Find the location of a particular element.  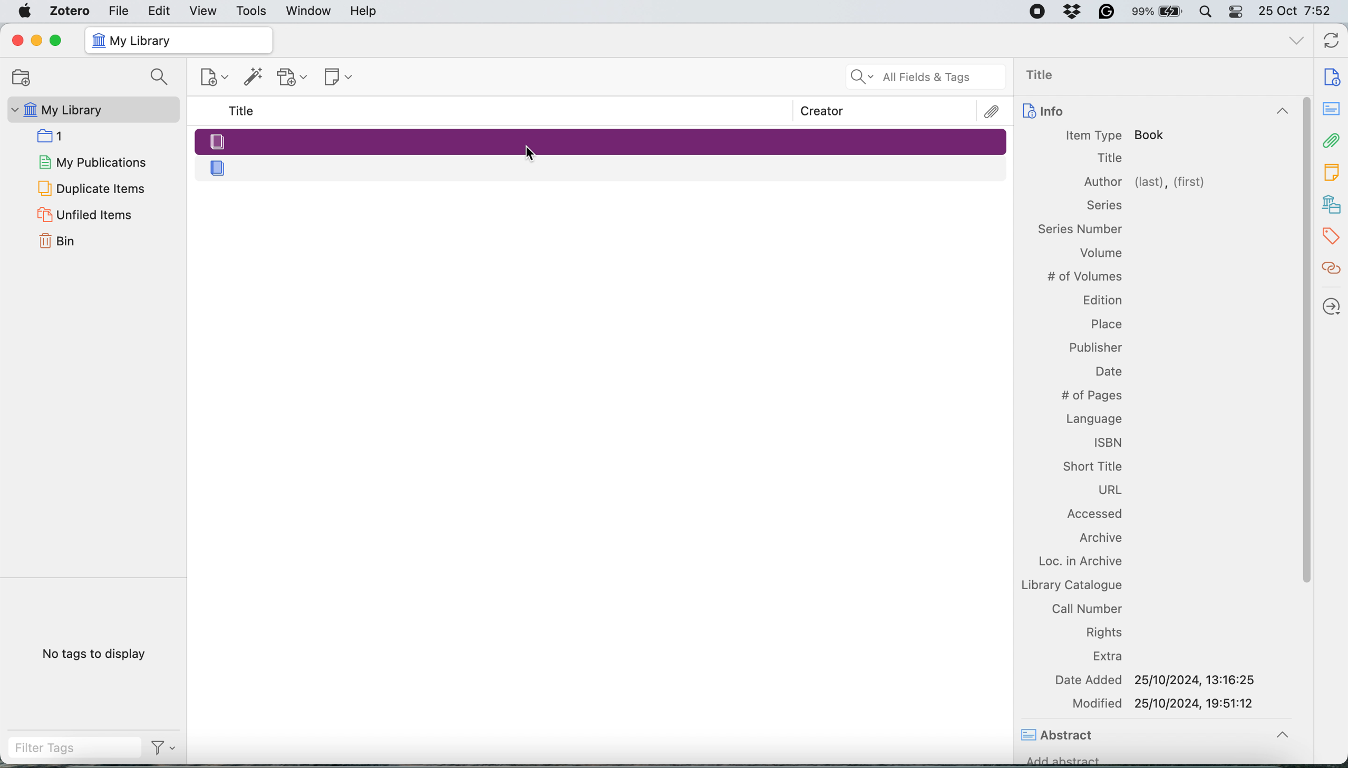

ISBN is located at coordinates (1109, 441).